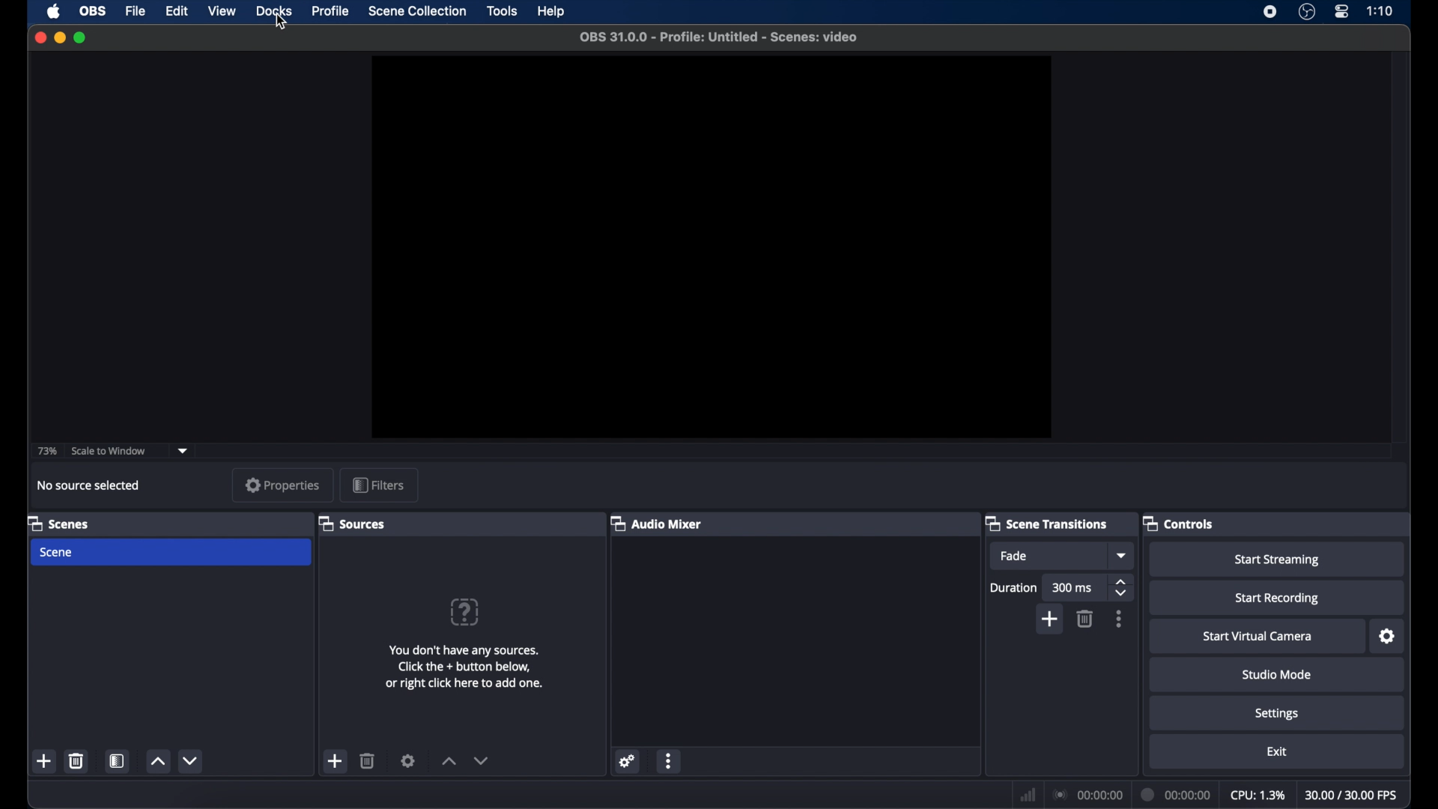 Image resolution: width=1438 pixels, height=809 pixels. What do you see at coordinates (332, 11) in the screenshot?
I see `profile` at bounding box center [332, 11].